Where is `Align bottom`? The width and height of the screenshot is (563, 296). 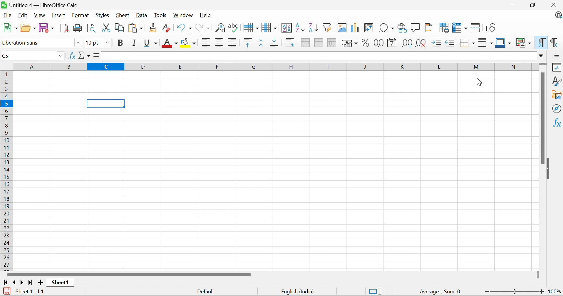
Align bottom is located at coordinates (276, 42).